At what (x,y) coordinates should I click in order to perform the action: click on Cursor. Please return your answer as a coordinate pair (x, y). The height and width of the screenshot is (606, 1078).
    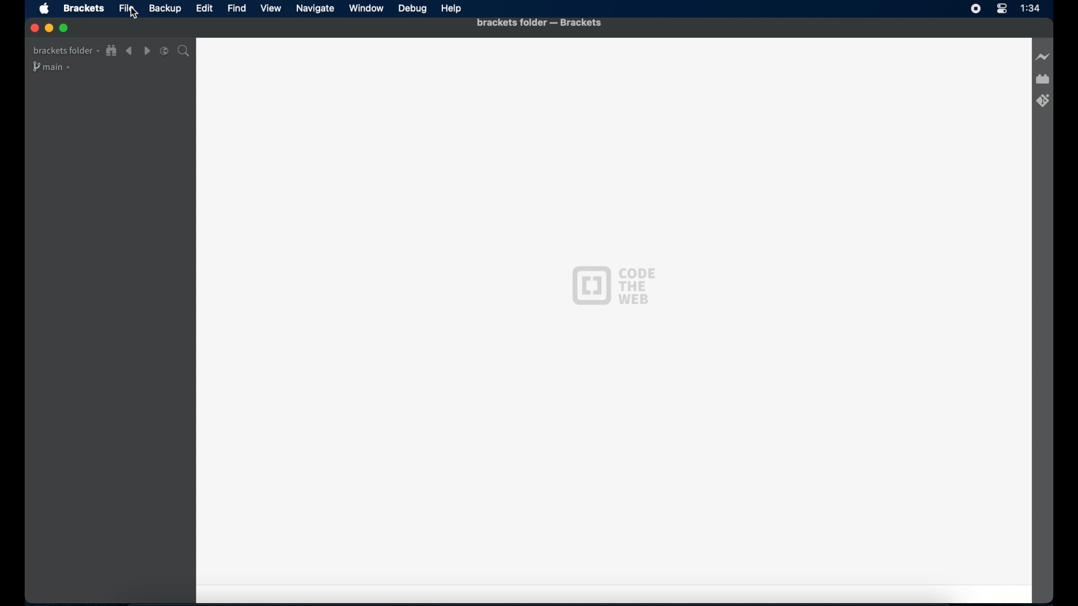
    Looking at the image, I should click on (136, 14).